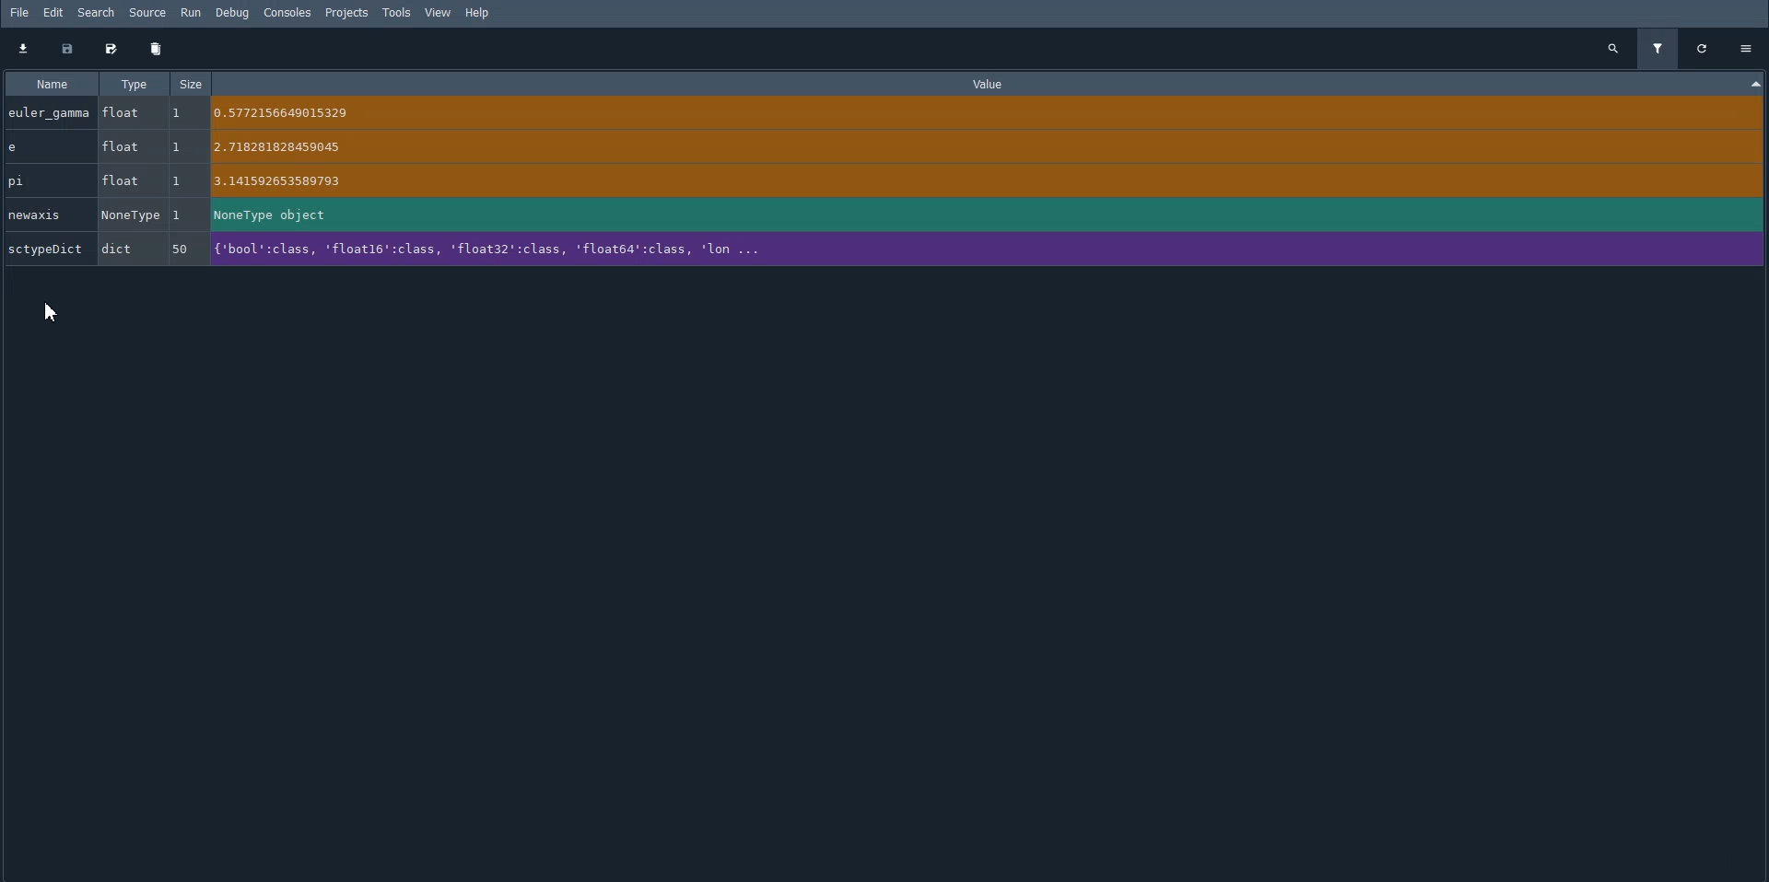  Describe the element at coordinates (1705, 48) in the screenshot. I see `Refresh all variables ` at that location.